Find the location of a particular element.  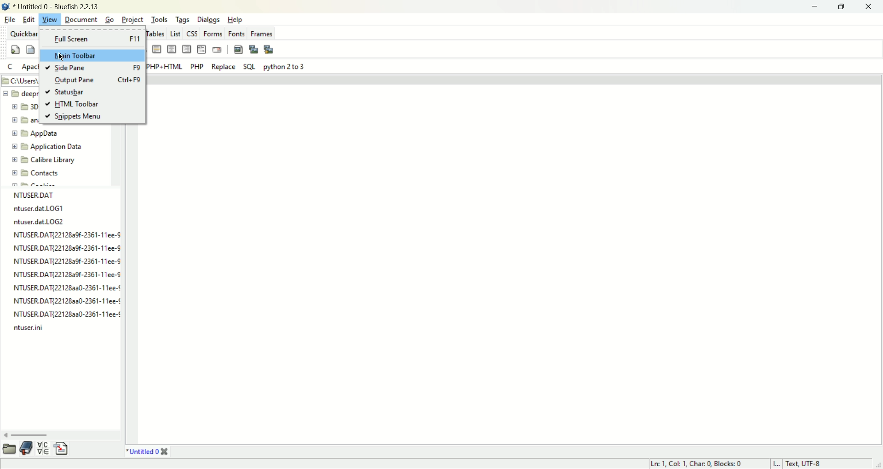

main toolbar is located at coordinates (92, 56).